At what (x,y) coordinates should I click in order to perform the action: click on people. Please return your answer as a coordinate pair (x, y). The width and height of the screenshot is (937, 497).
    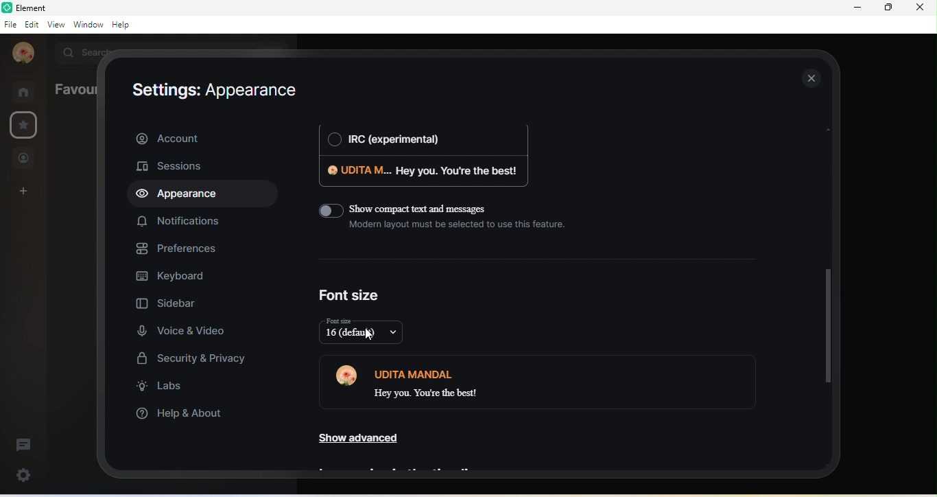
    Looking at the image, I should click on (24, 158).